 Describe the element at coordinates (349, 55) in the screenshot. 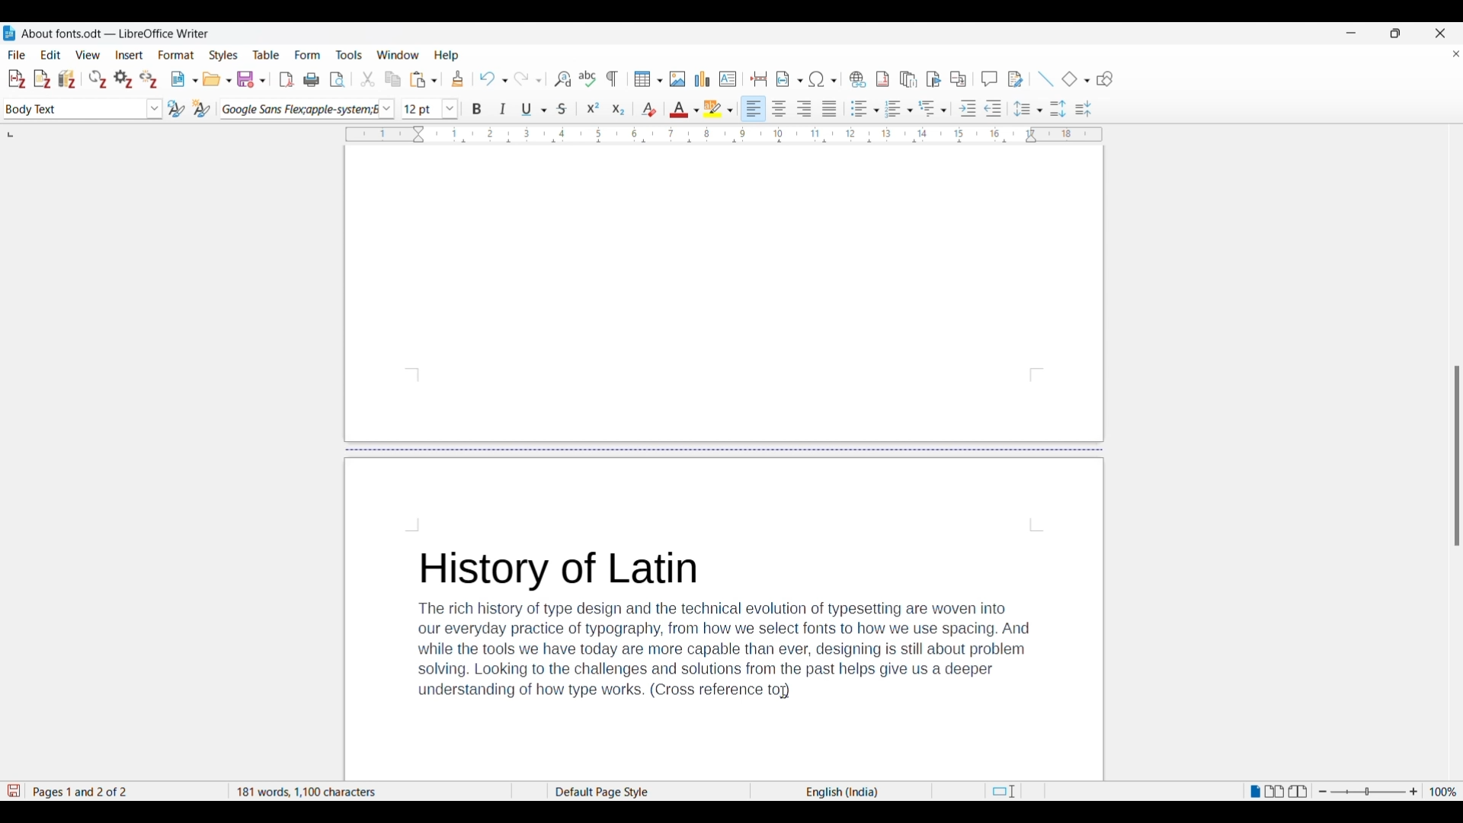

I see `Tools menu` at that location.